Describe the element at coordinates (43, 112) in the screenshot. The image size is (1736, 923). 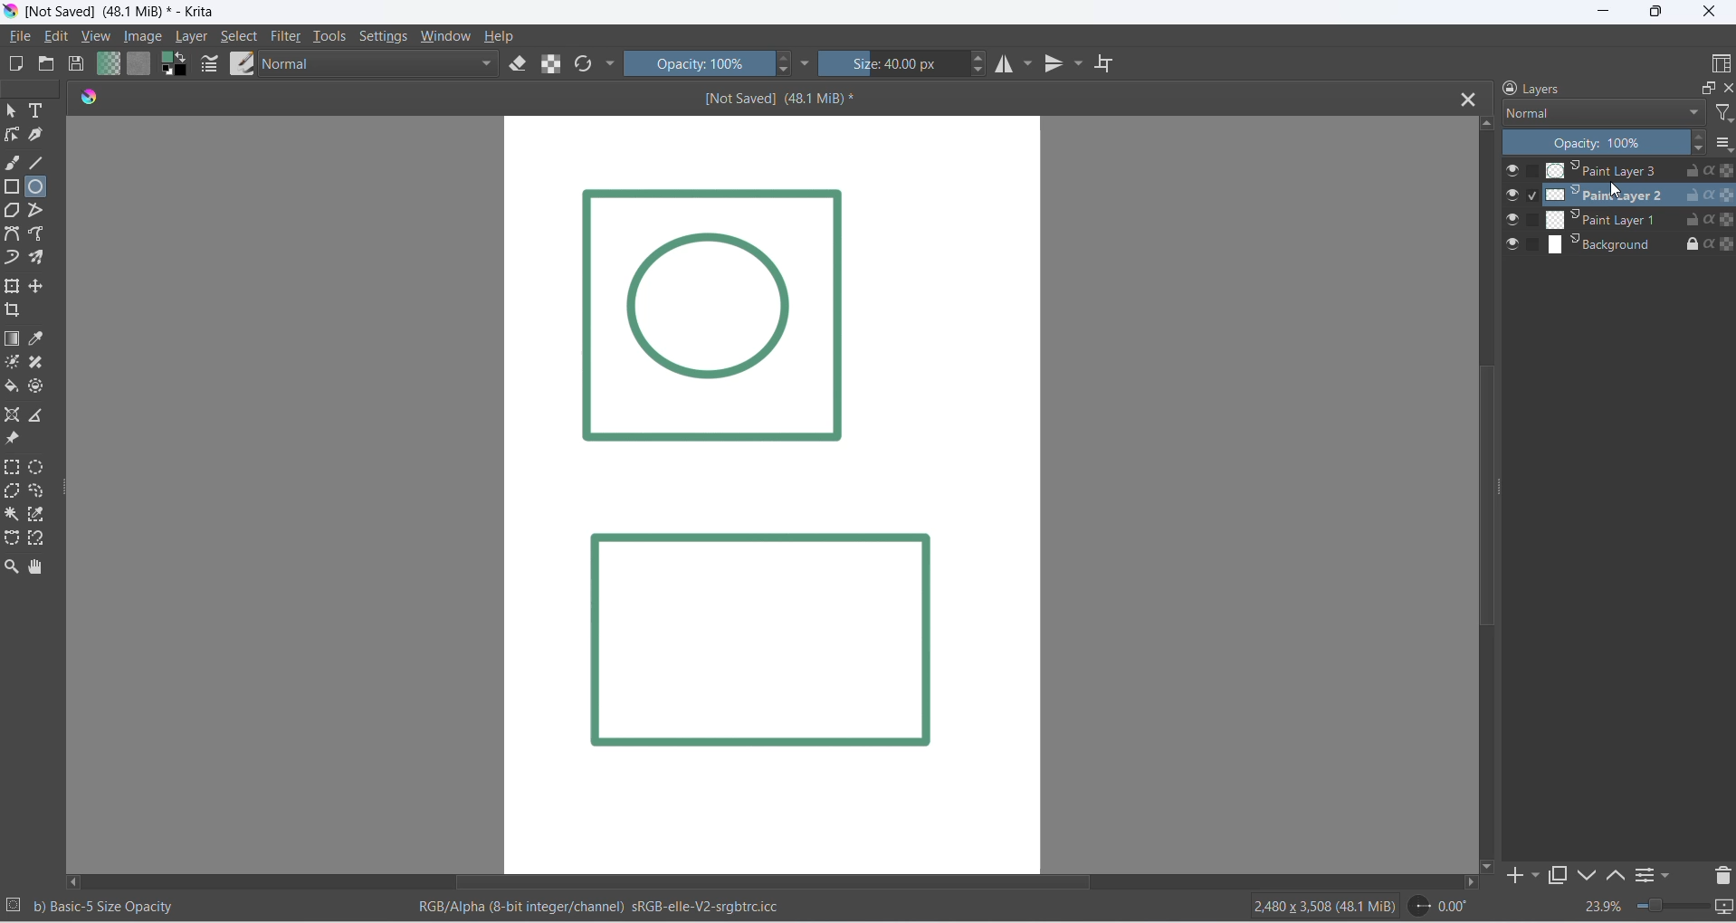
I see `text` at that location.